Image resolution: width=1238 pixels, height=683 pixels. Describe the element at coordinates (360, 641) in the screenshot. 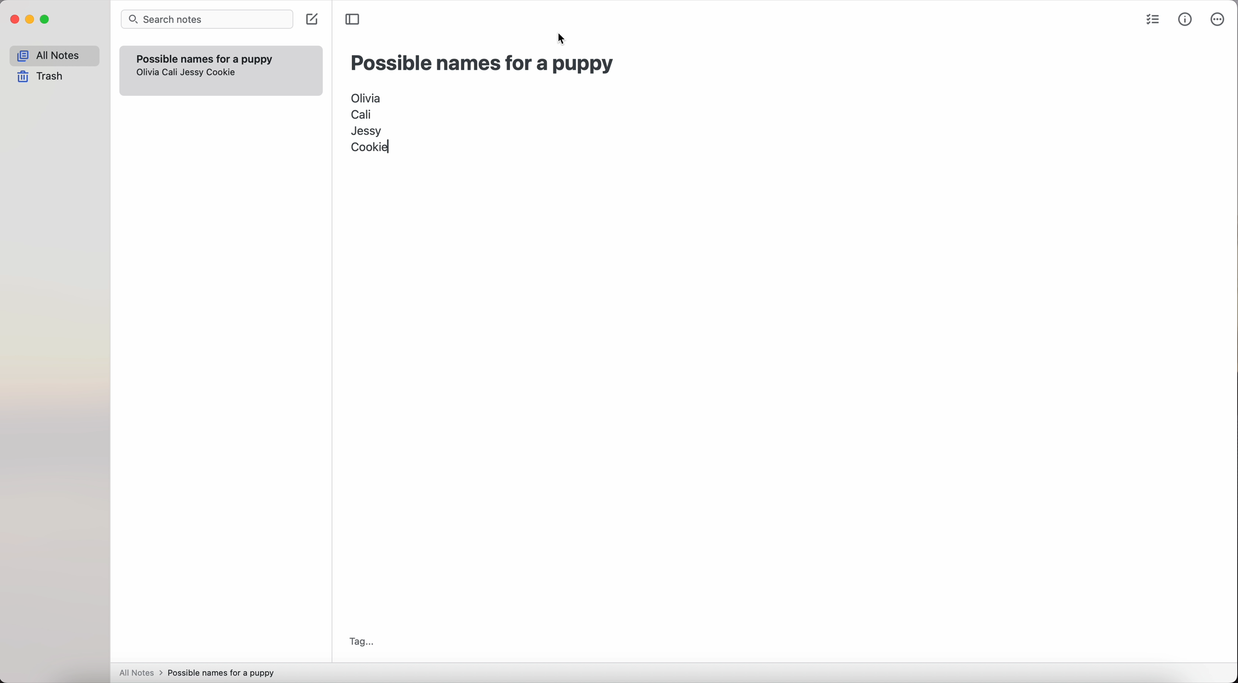

I see `tag` at that location.